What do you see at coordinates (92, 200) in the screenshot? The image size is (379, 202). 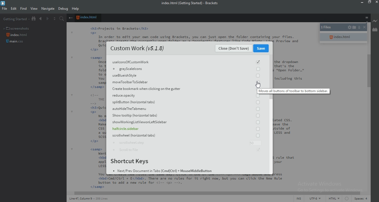 I see `live code data` at bounding box center [92, 200].